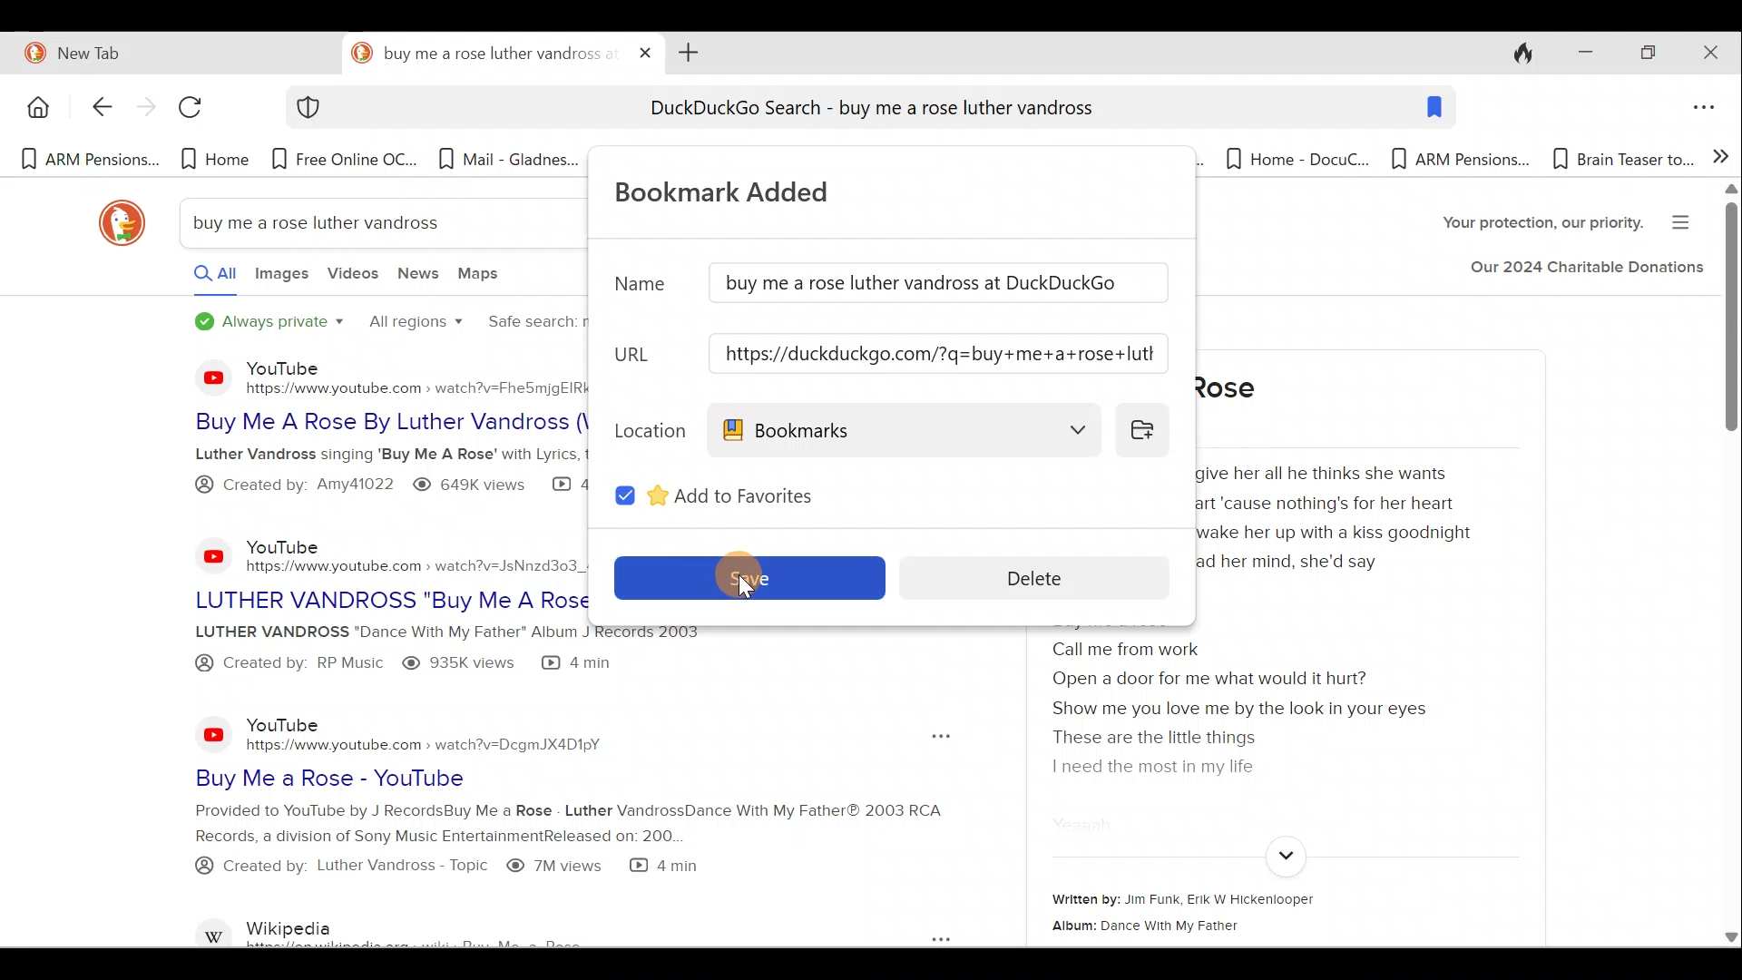  What do you see at coordinates (1586, 271) in the screenshot?
I see `Our 2024 Charitable Donations` at bounding box center [1586, 271].